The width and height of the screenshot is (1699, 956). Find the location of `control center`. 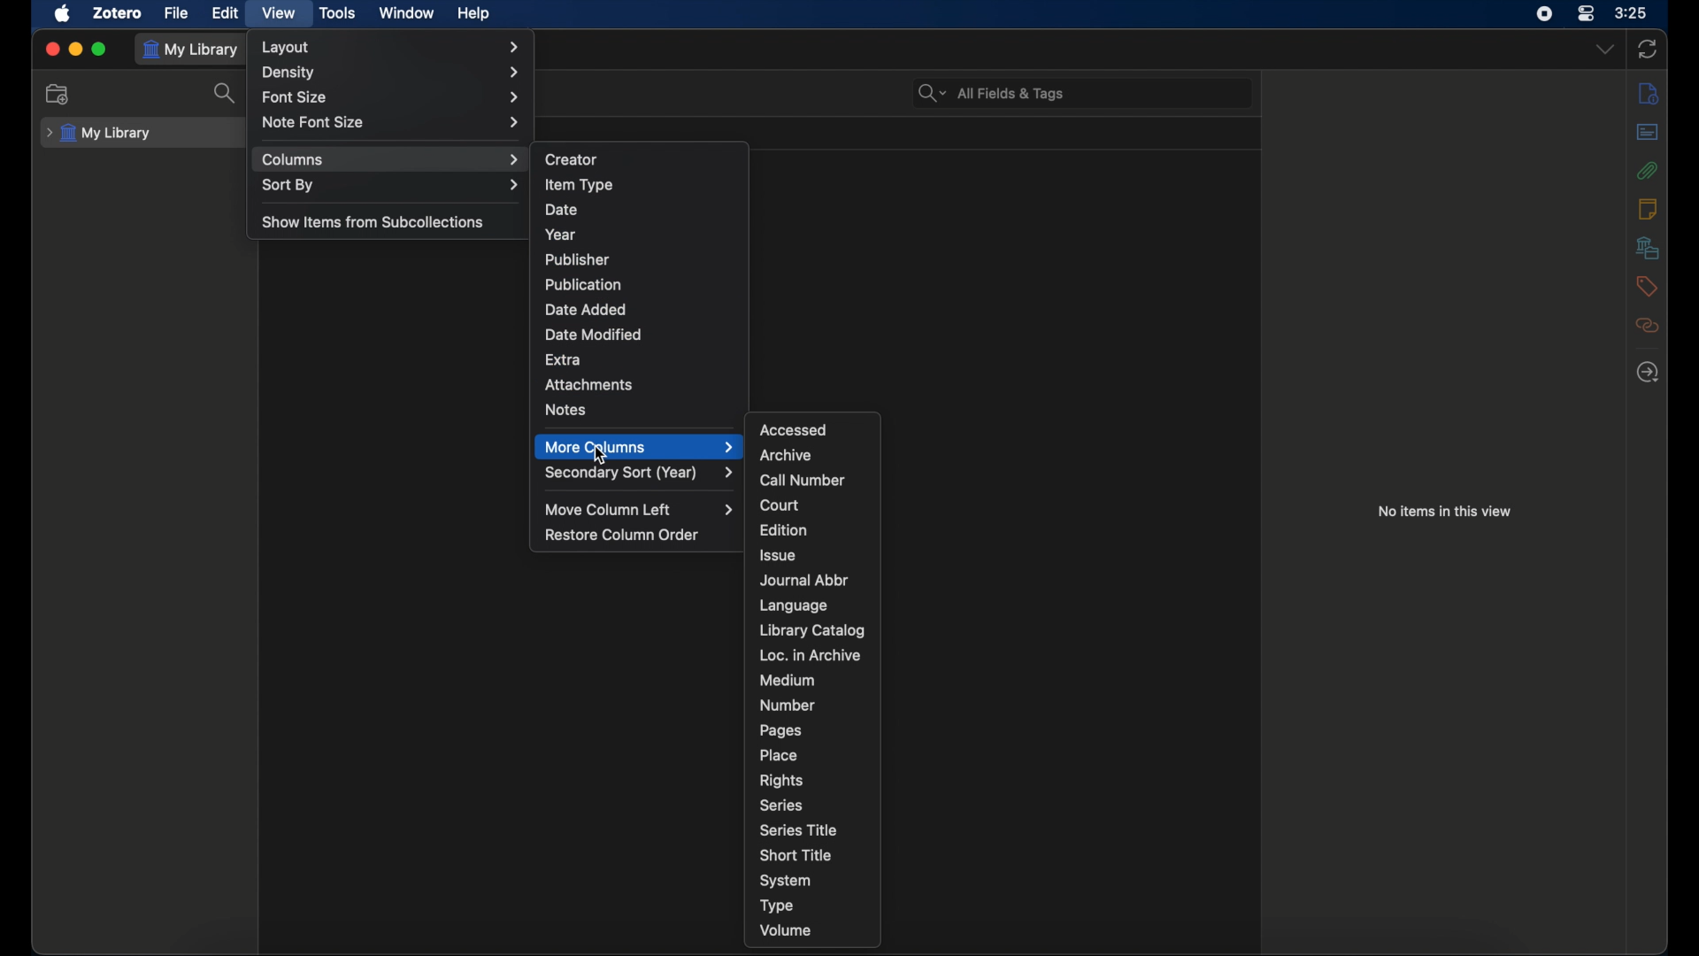

control center is located at coordinates (1587, 14).